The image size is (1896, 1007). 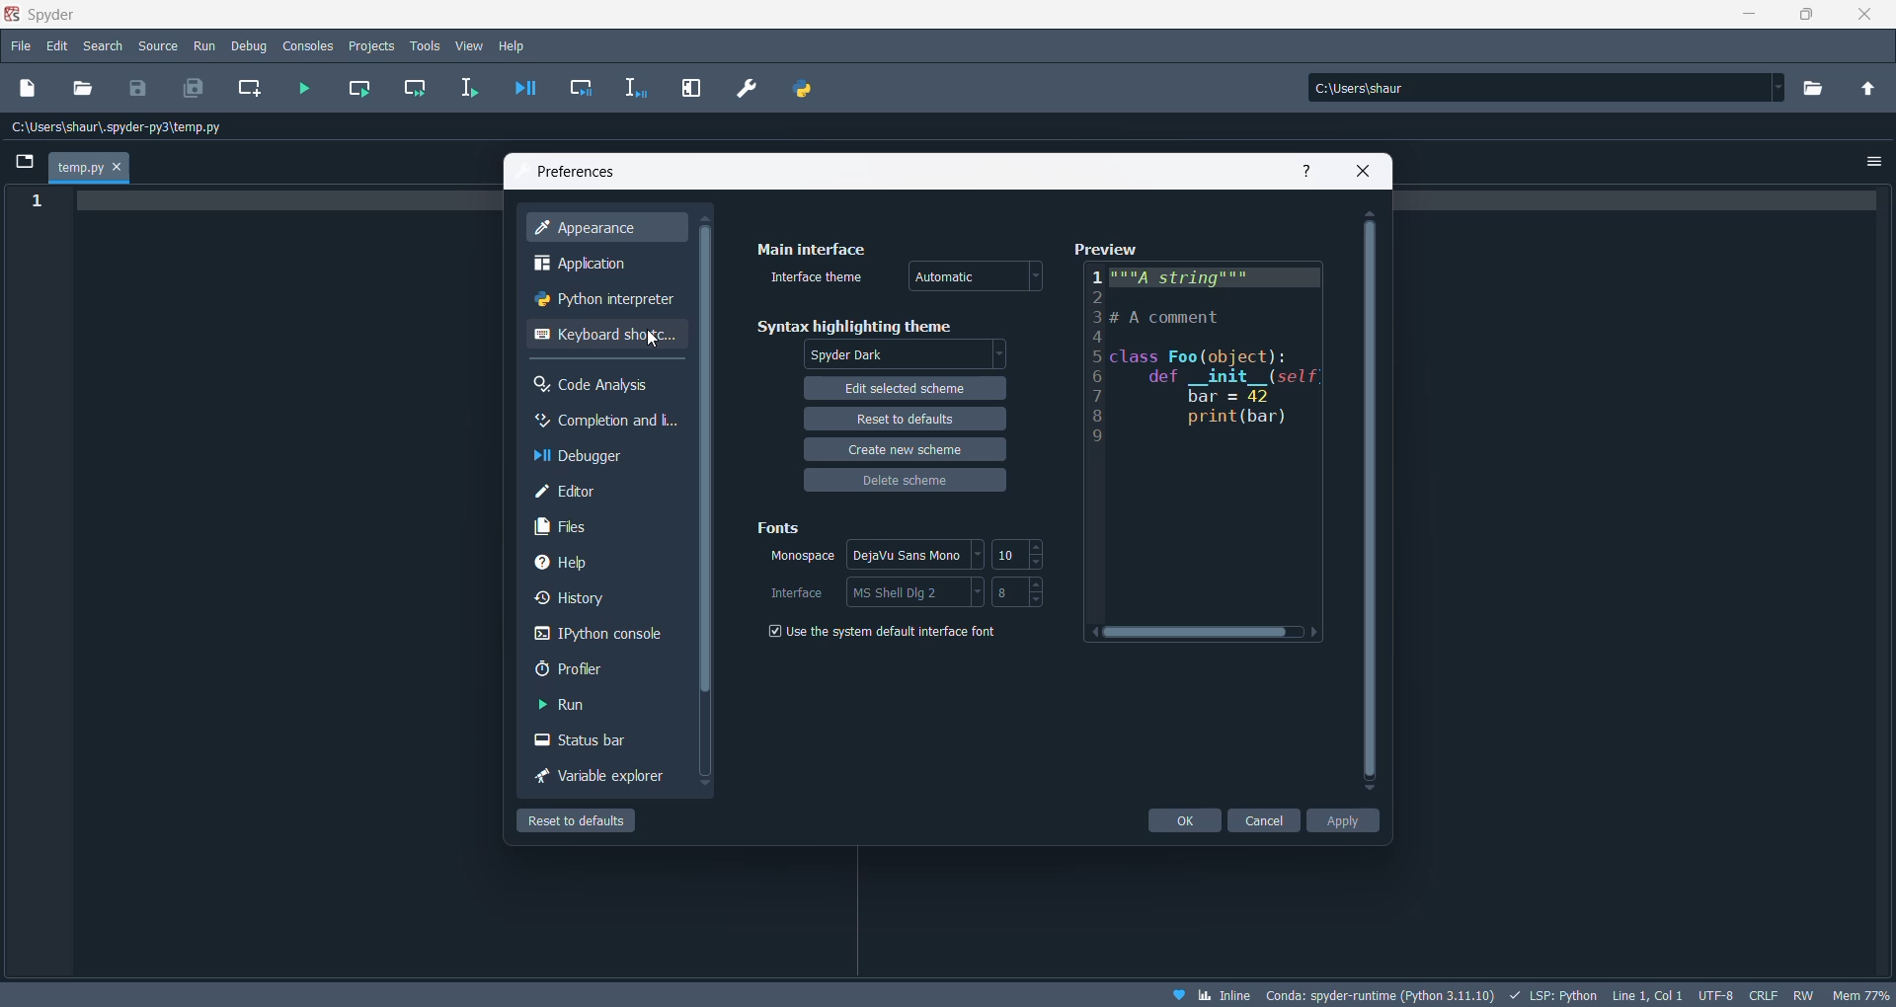 I want to click on cancel, so click(x=1265, y=819).